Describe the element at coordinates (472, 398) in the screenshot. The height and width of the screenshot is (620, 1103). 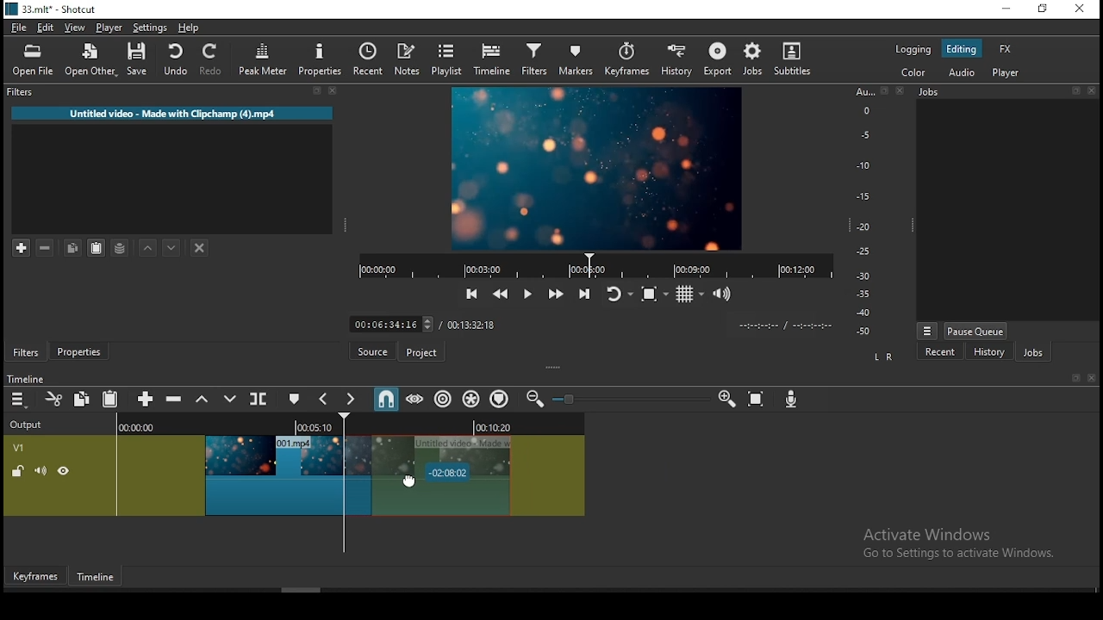
I see `ripple all tracks` at that location.